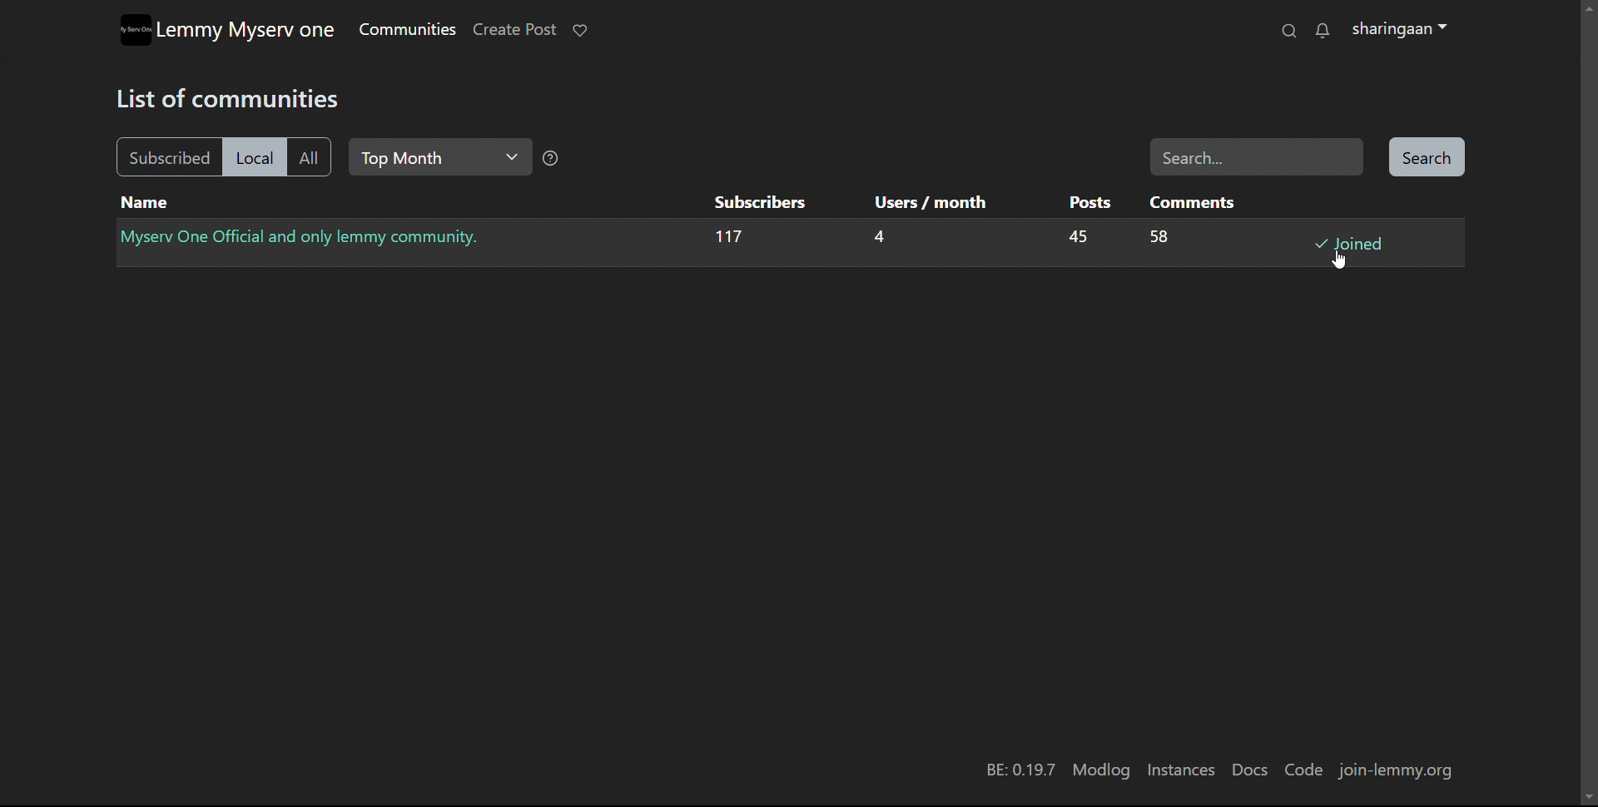 The image size is (1598, 807). Describe the element at coordinates (1101, 770) in the screenshot. I see `modlog` at that location.